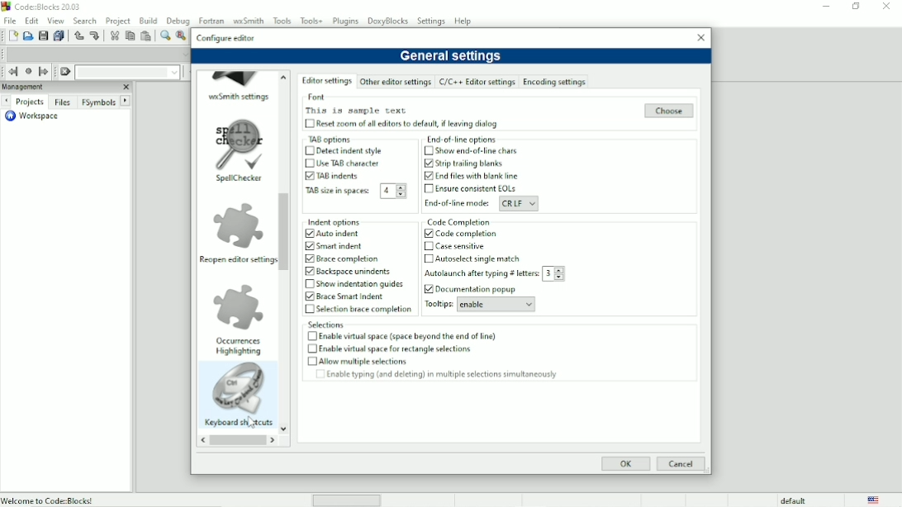  I want to click on Undo, so click(78, 36).